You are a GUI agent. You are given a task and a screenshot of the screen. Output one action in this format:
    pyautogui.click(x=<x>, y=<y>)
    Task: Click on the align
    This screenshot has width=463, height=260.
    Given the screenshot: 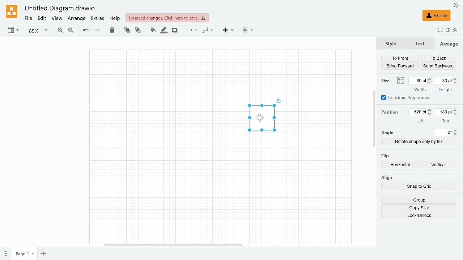 What is the action you would take?
    pyautogui.click(x=386, y=177)
    